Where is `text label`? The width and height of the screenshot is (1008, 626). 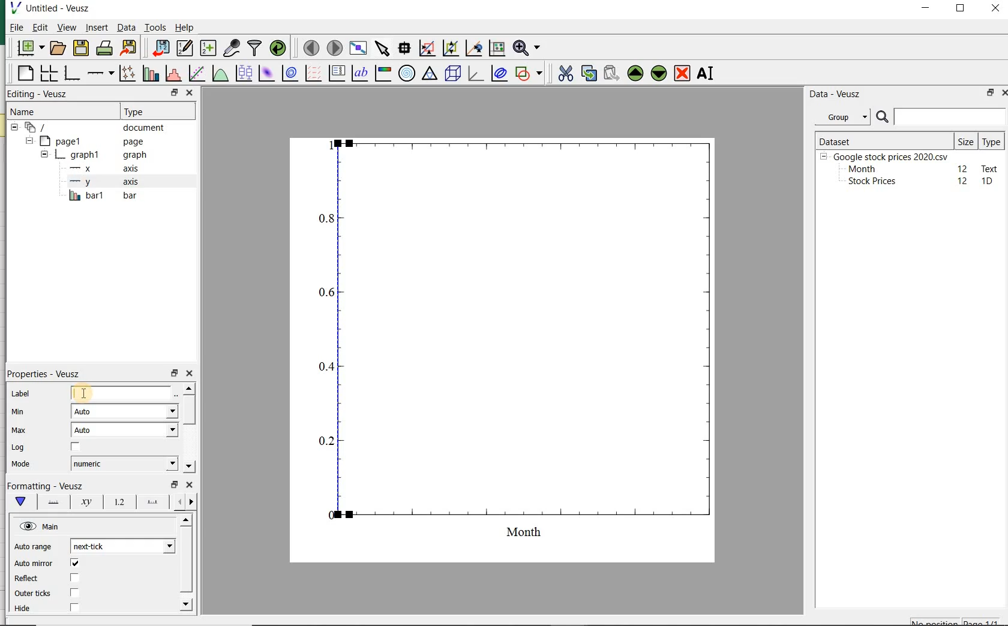 text label is located at coordinates (359, 74).